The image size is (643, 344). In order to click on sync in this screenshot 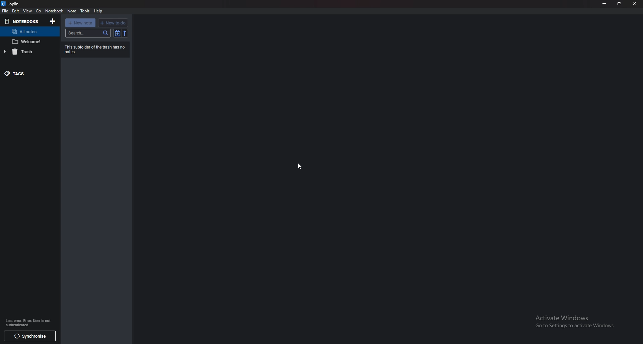, I will do `click(29, 337)`.